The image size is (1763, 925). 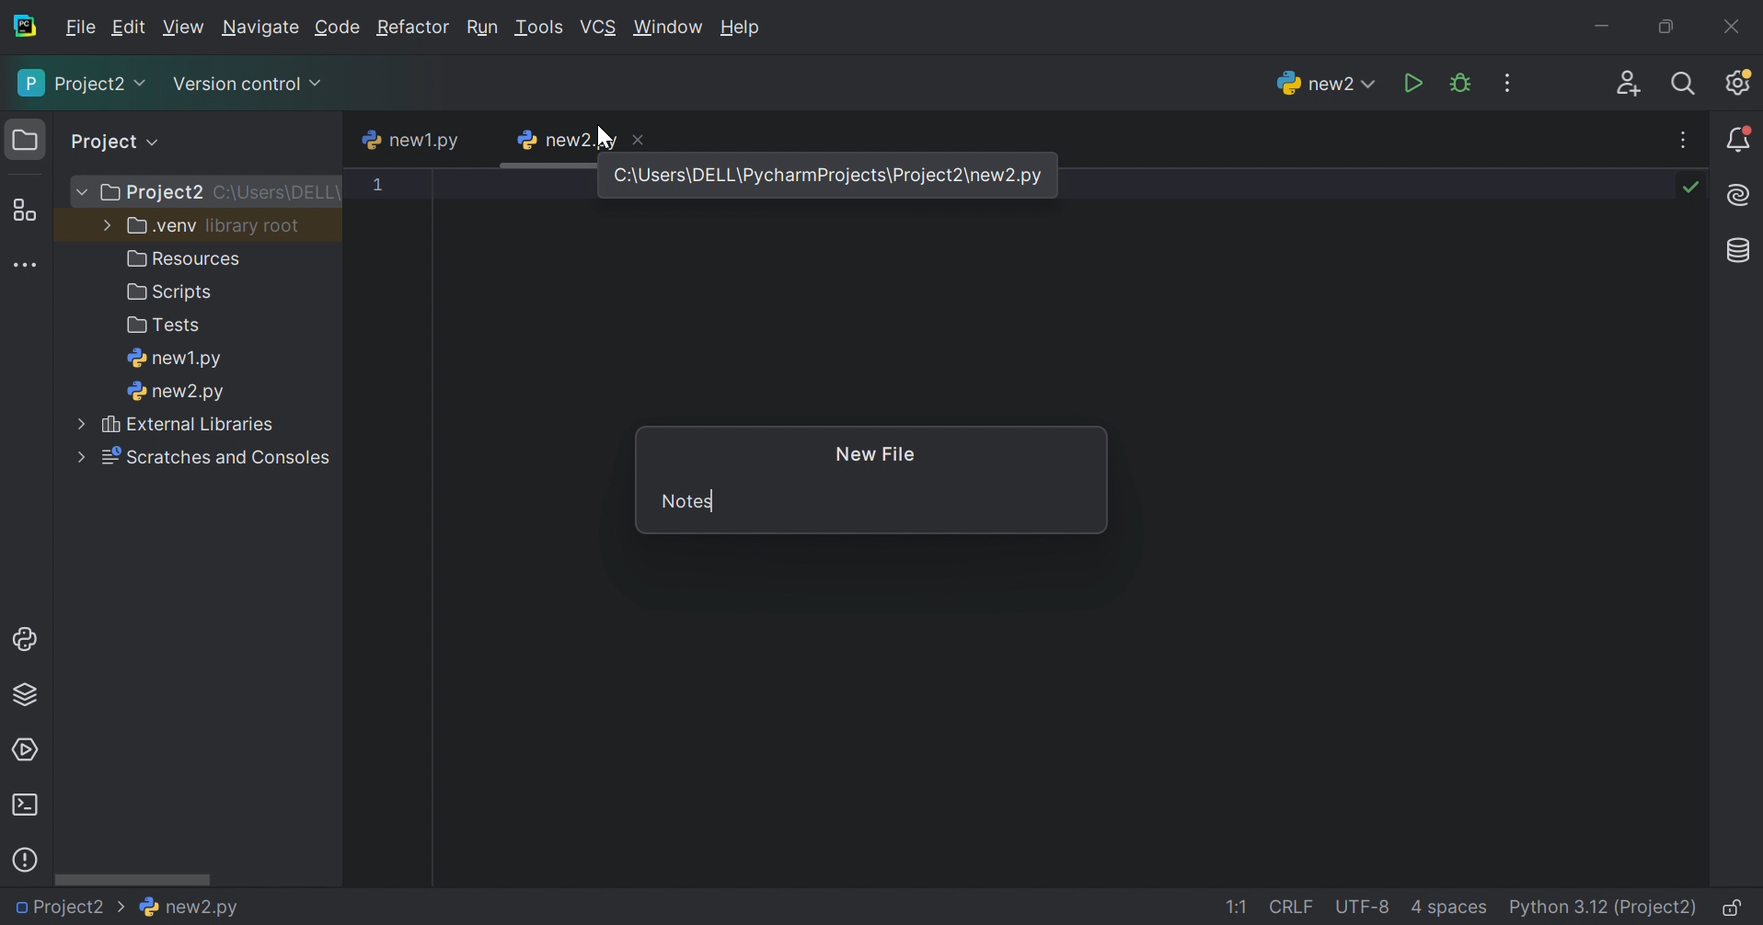 What do you see at coordinates (833, 176) in the screenshot?
I see `C\Users\DELL\PyCharmProject2\new.py` at bounding box center [833, 176].